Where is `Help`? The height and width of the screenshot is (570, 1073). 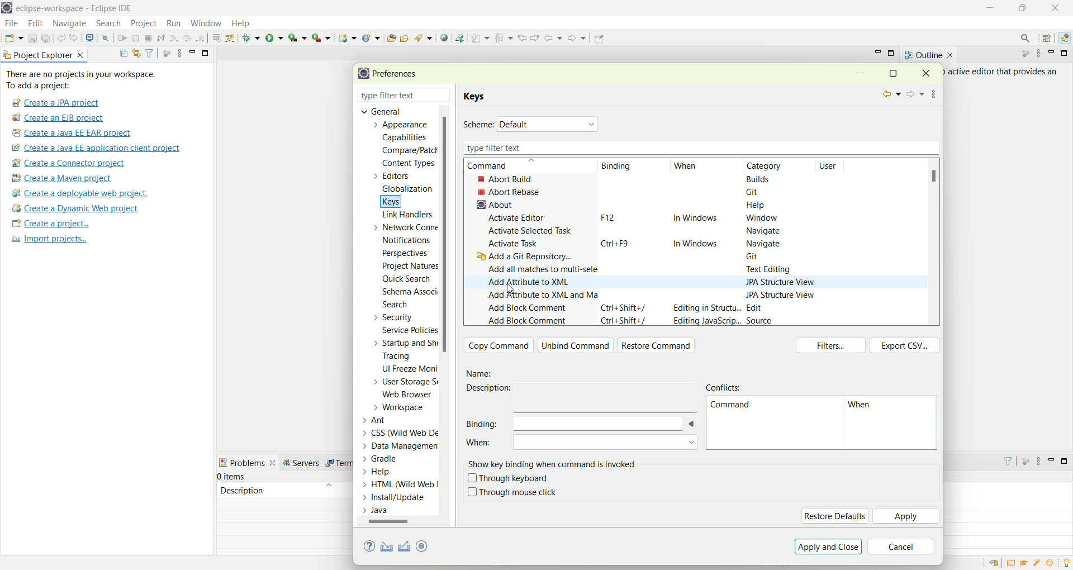 Help is located at coordinates (388, 473).